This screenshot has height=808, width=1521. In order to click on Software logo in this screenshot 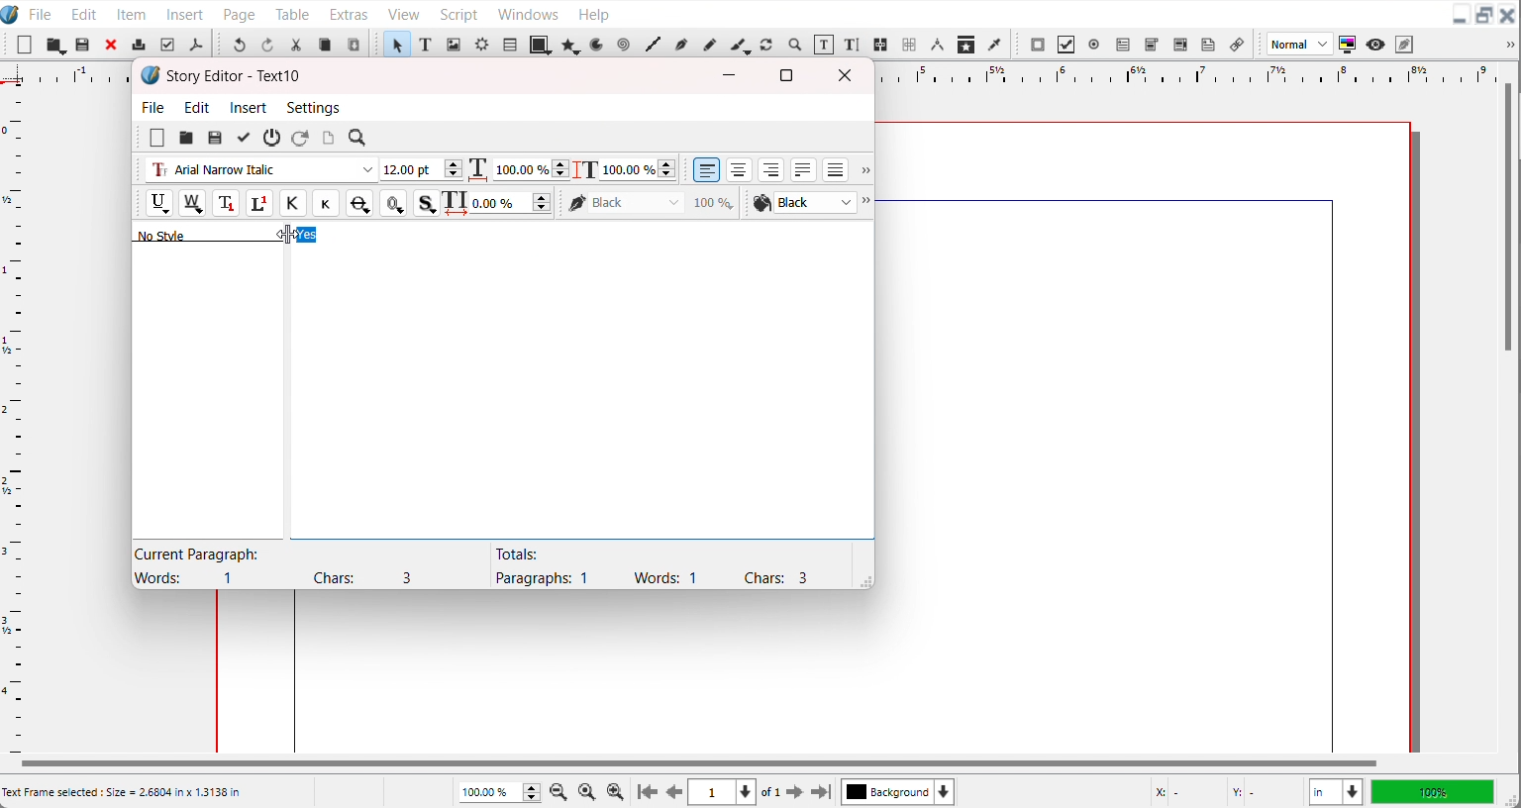, I will do `click(151, 75)`.